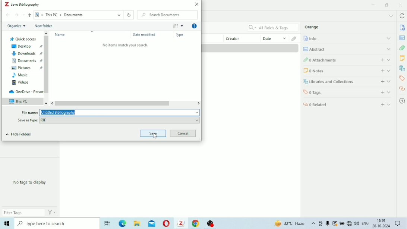 The image size is (407, 229). Describe the element at coordinates (328, 223) in the screenshot. I see `Mic` at that location.